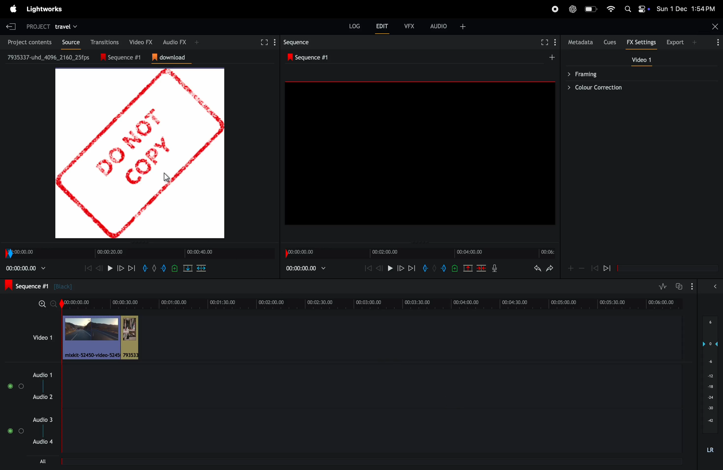 The height and width of the screenshot is (470, 723). I want to click on redo, so click(550, 268).